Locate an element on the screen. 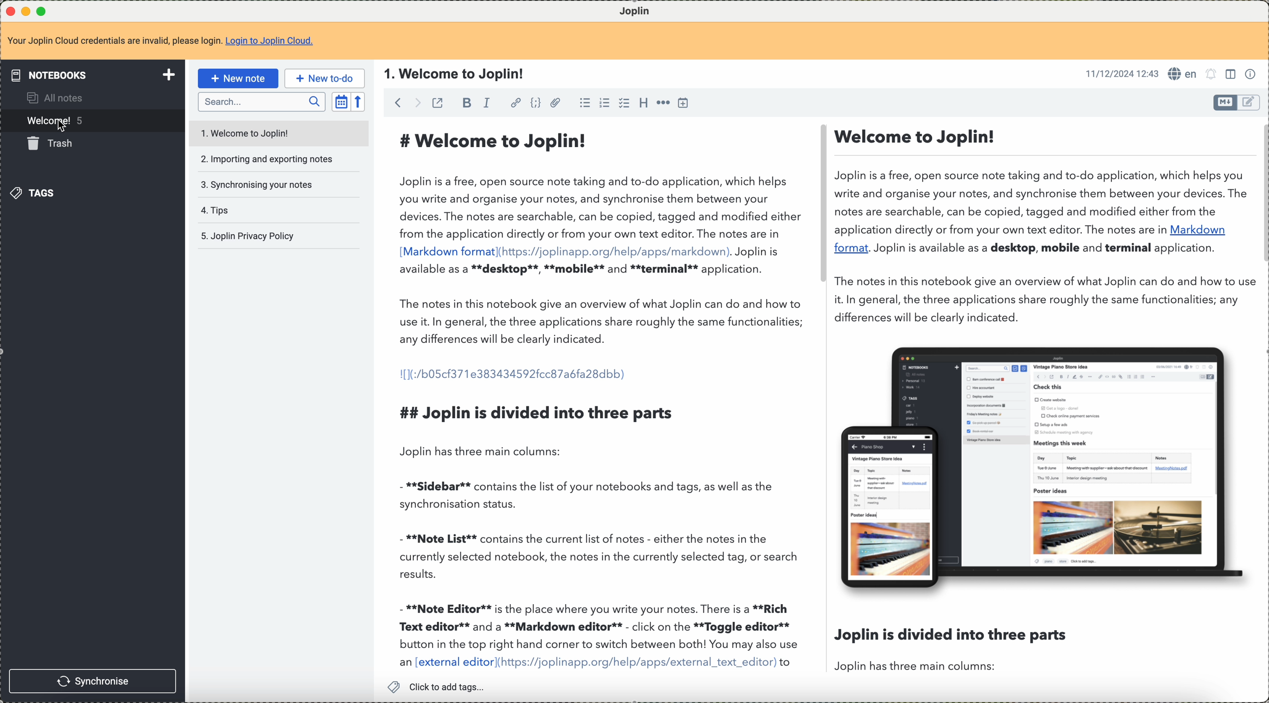 This screenshot has width=1269, height=703. importing and exporting notes is located at coordinates (268, 159).